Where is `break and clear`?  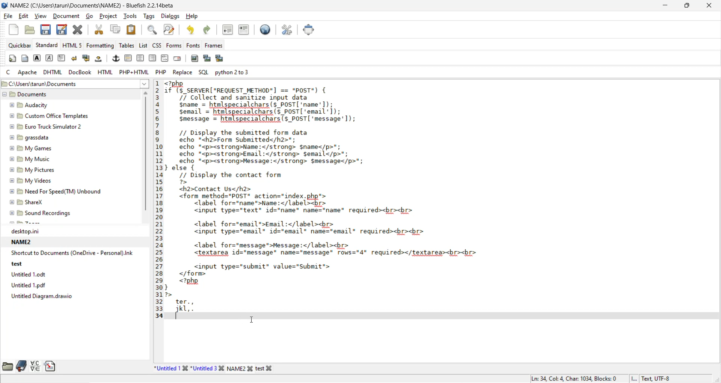
break and clear is located at coordinates (88, 59).